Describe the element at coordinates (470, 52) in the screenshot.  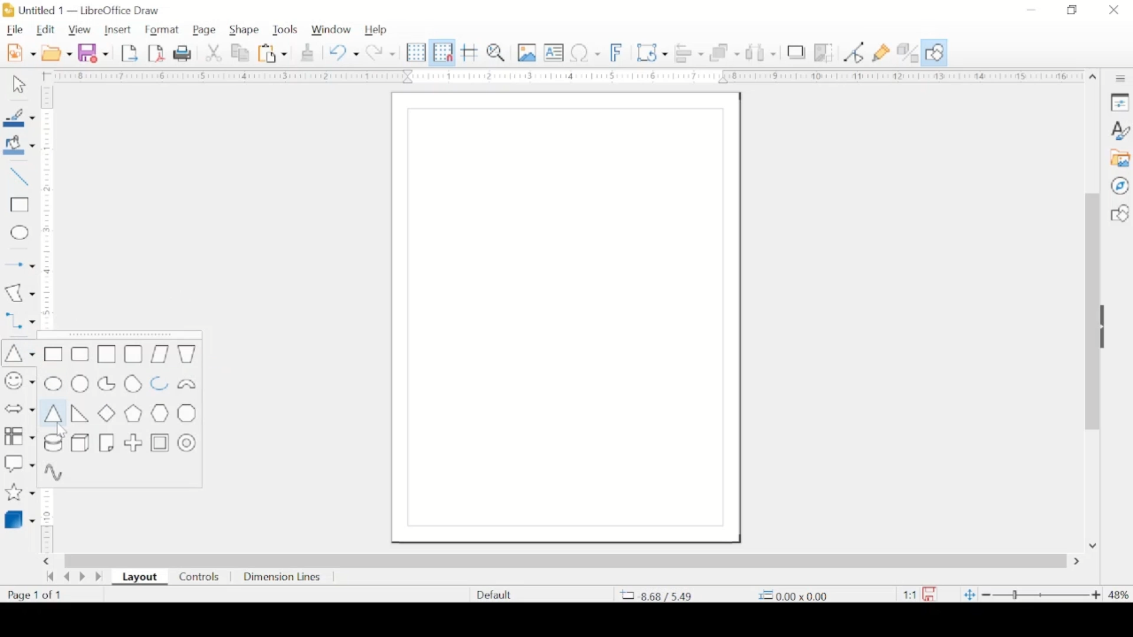
I see `helplines while moving` at that location.